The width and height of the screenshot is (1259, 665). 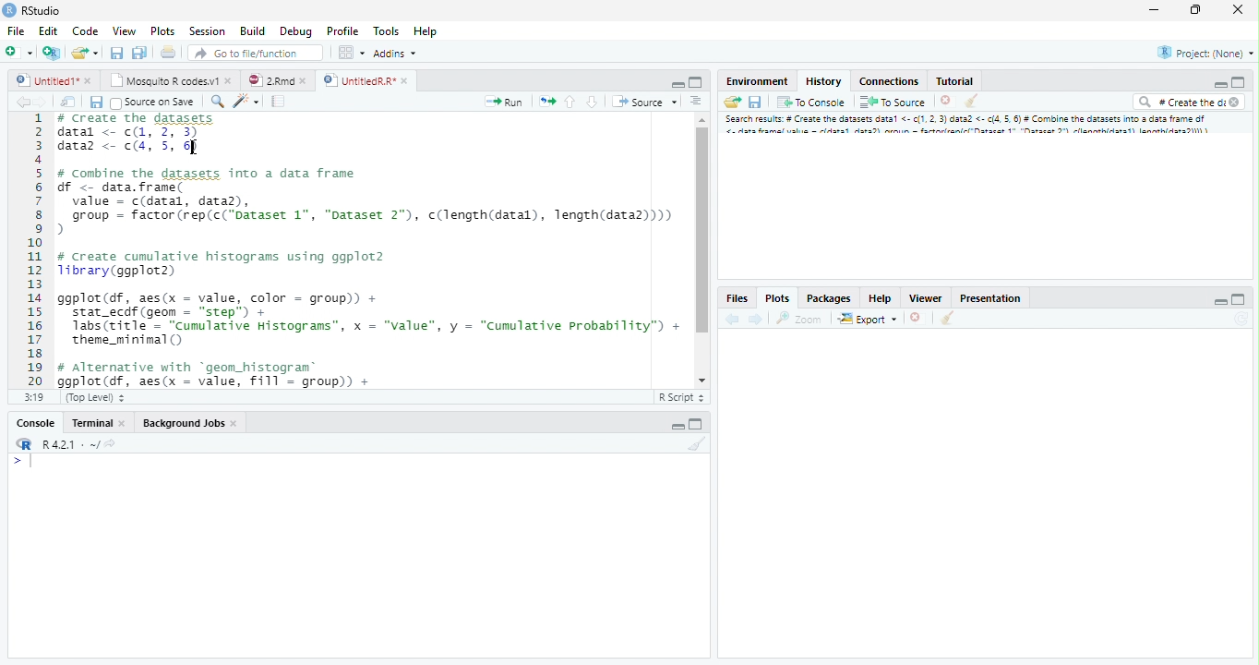 What do you see at coordinates (893, 102) in the screenshot?
I see `To Source` at bounding box center [893, 102].